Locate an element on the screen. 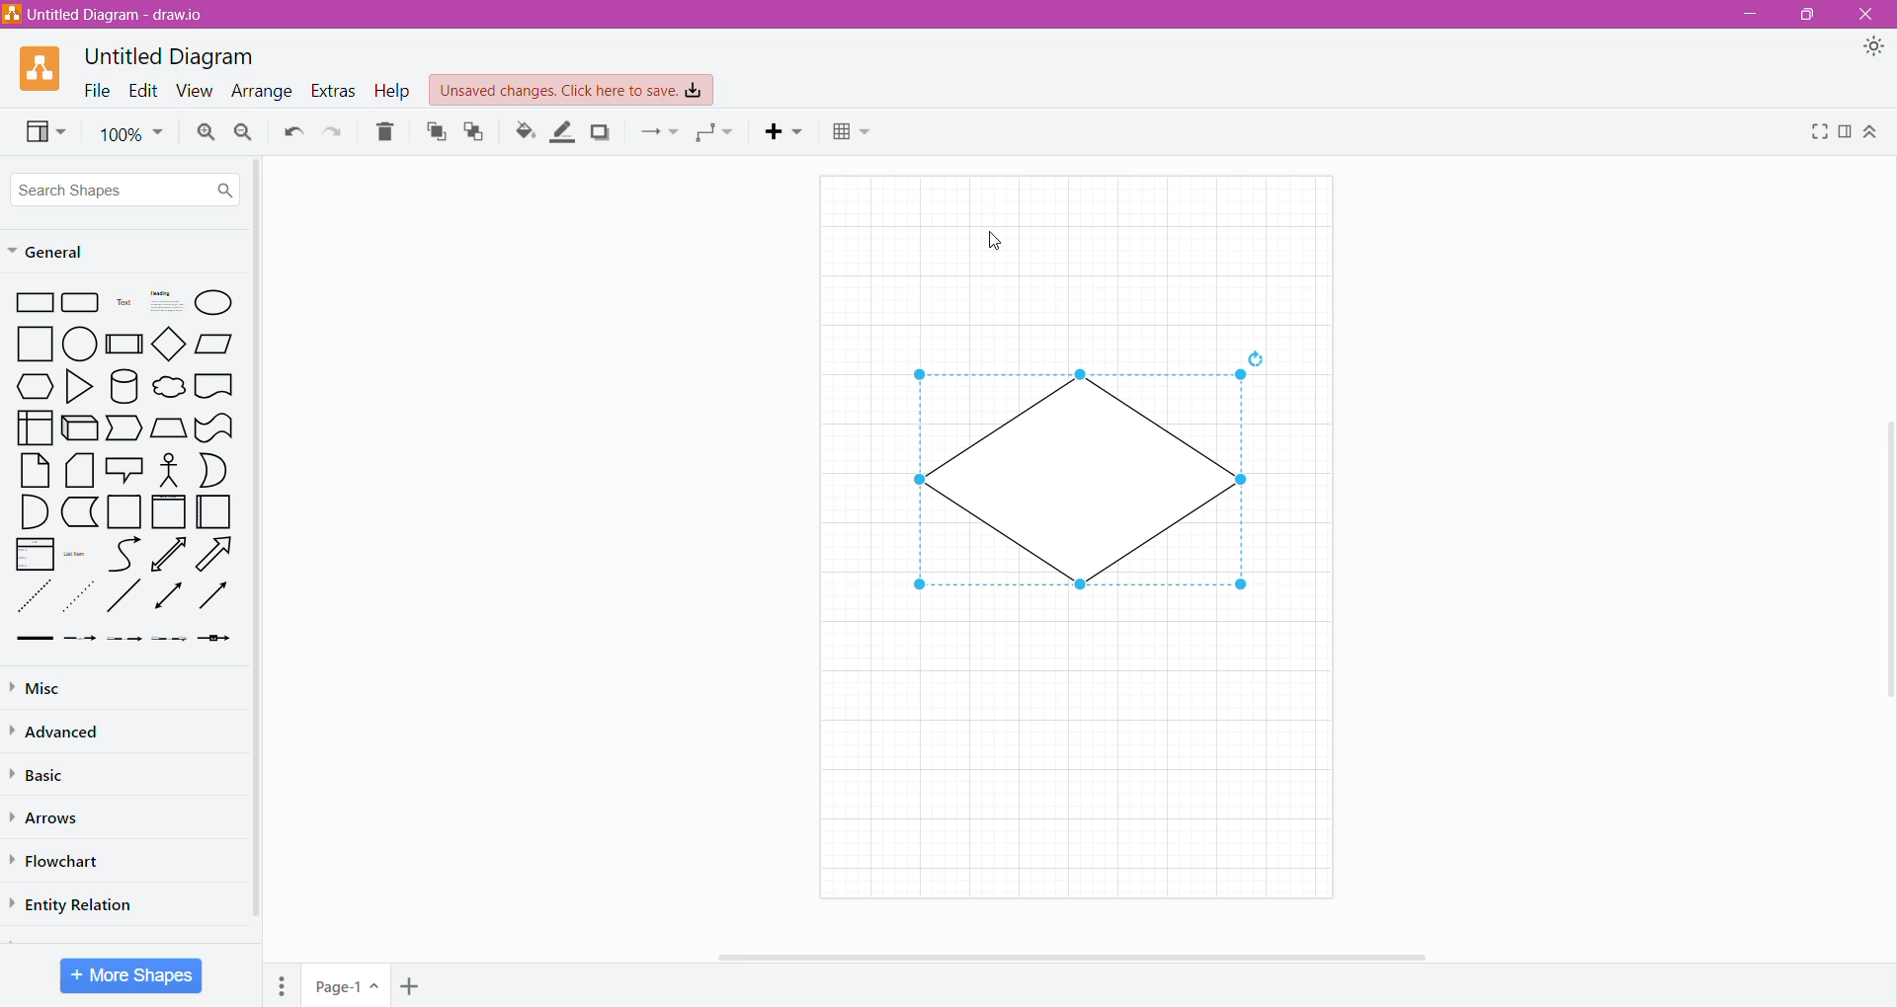 This screenshot has height=1007, width=1897. Edit is located at coordinates (139, 90).